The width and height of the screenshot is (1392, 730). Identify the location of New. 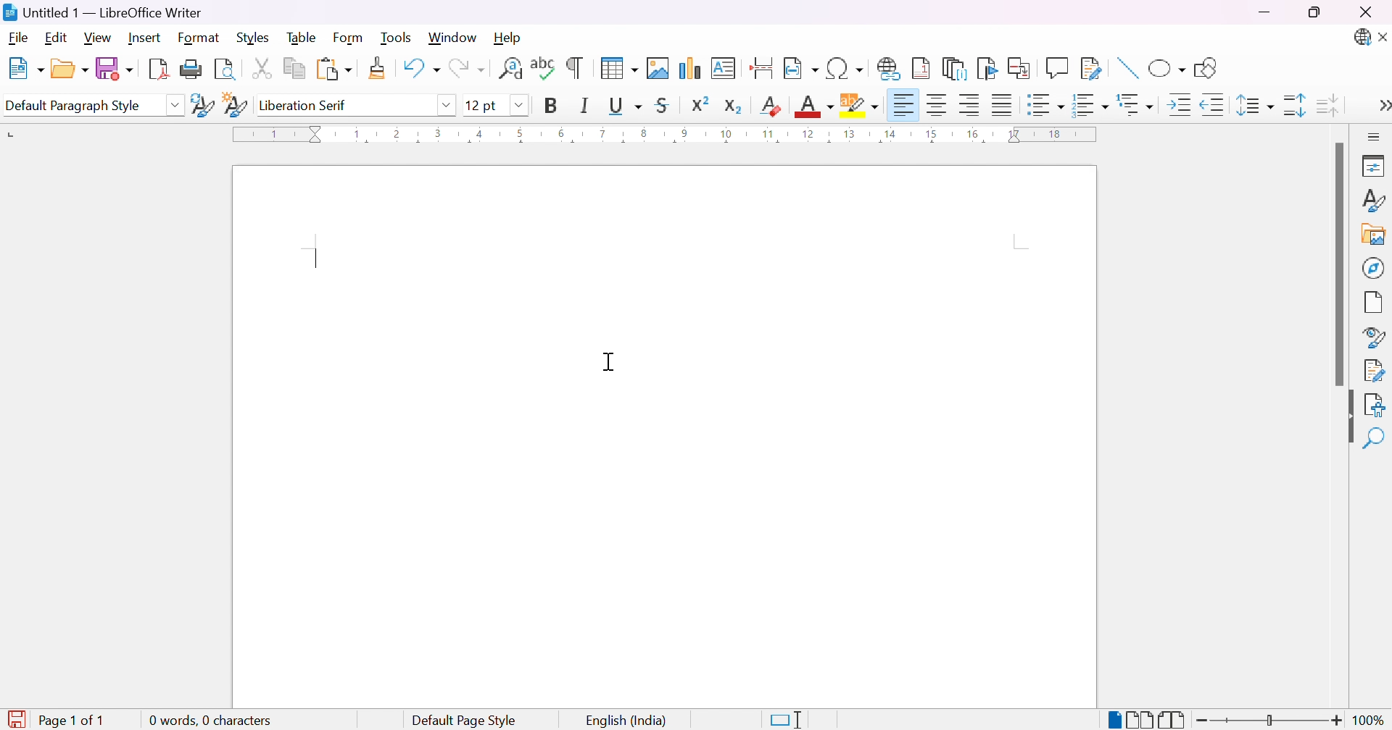
(25, 70).